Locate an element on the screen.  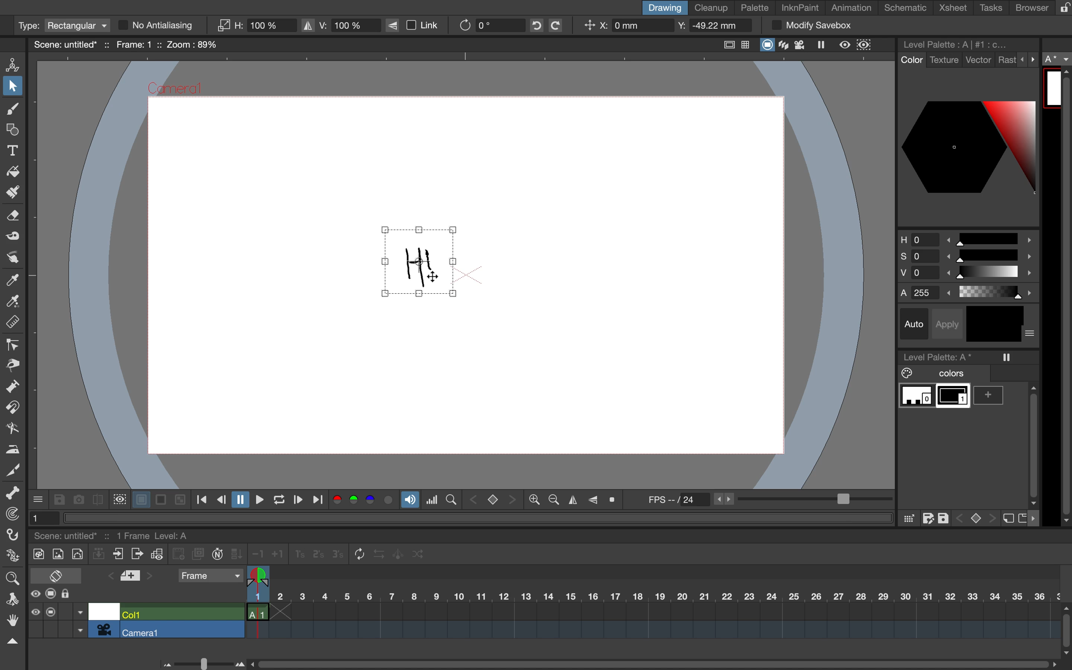
previous frame is located at coordinates (221, 500).